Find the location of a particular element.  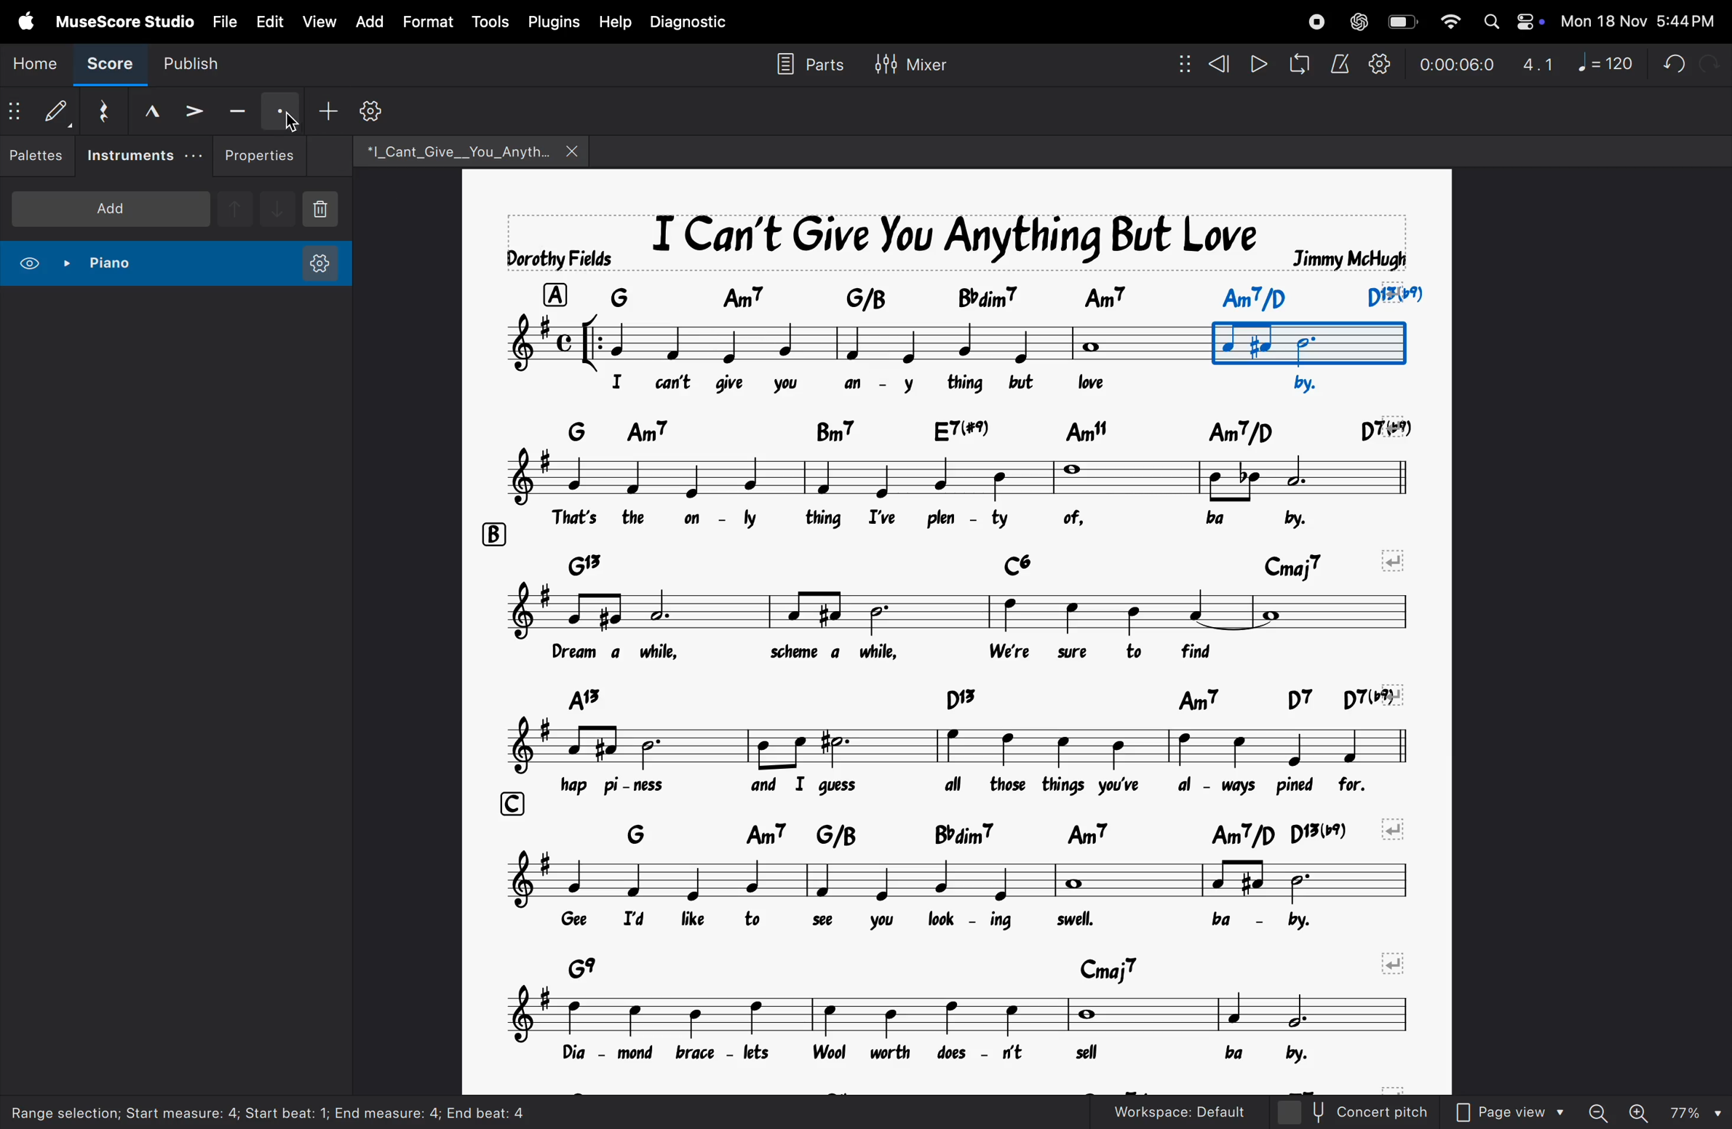

add is located at coordinates (111, 208).